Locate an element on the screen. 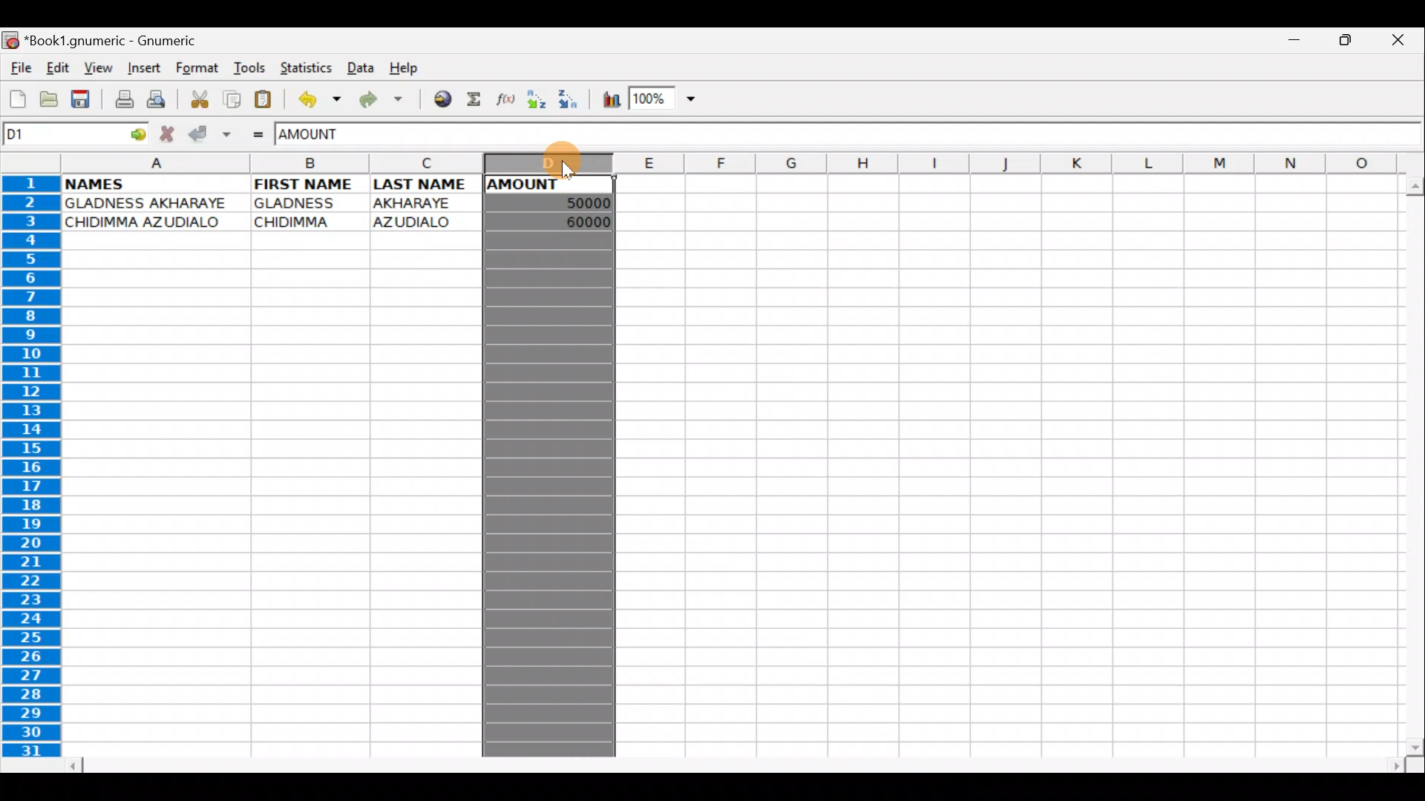 Image resolution: width=1425 pixels, height=801 pixels. Sort Ascending order is located at coordinates (538, 100).